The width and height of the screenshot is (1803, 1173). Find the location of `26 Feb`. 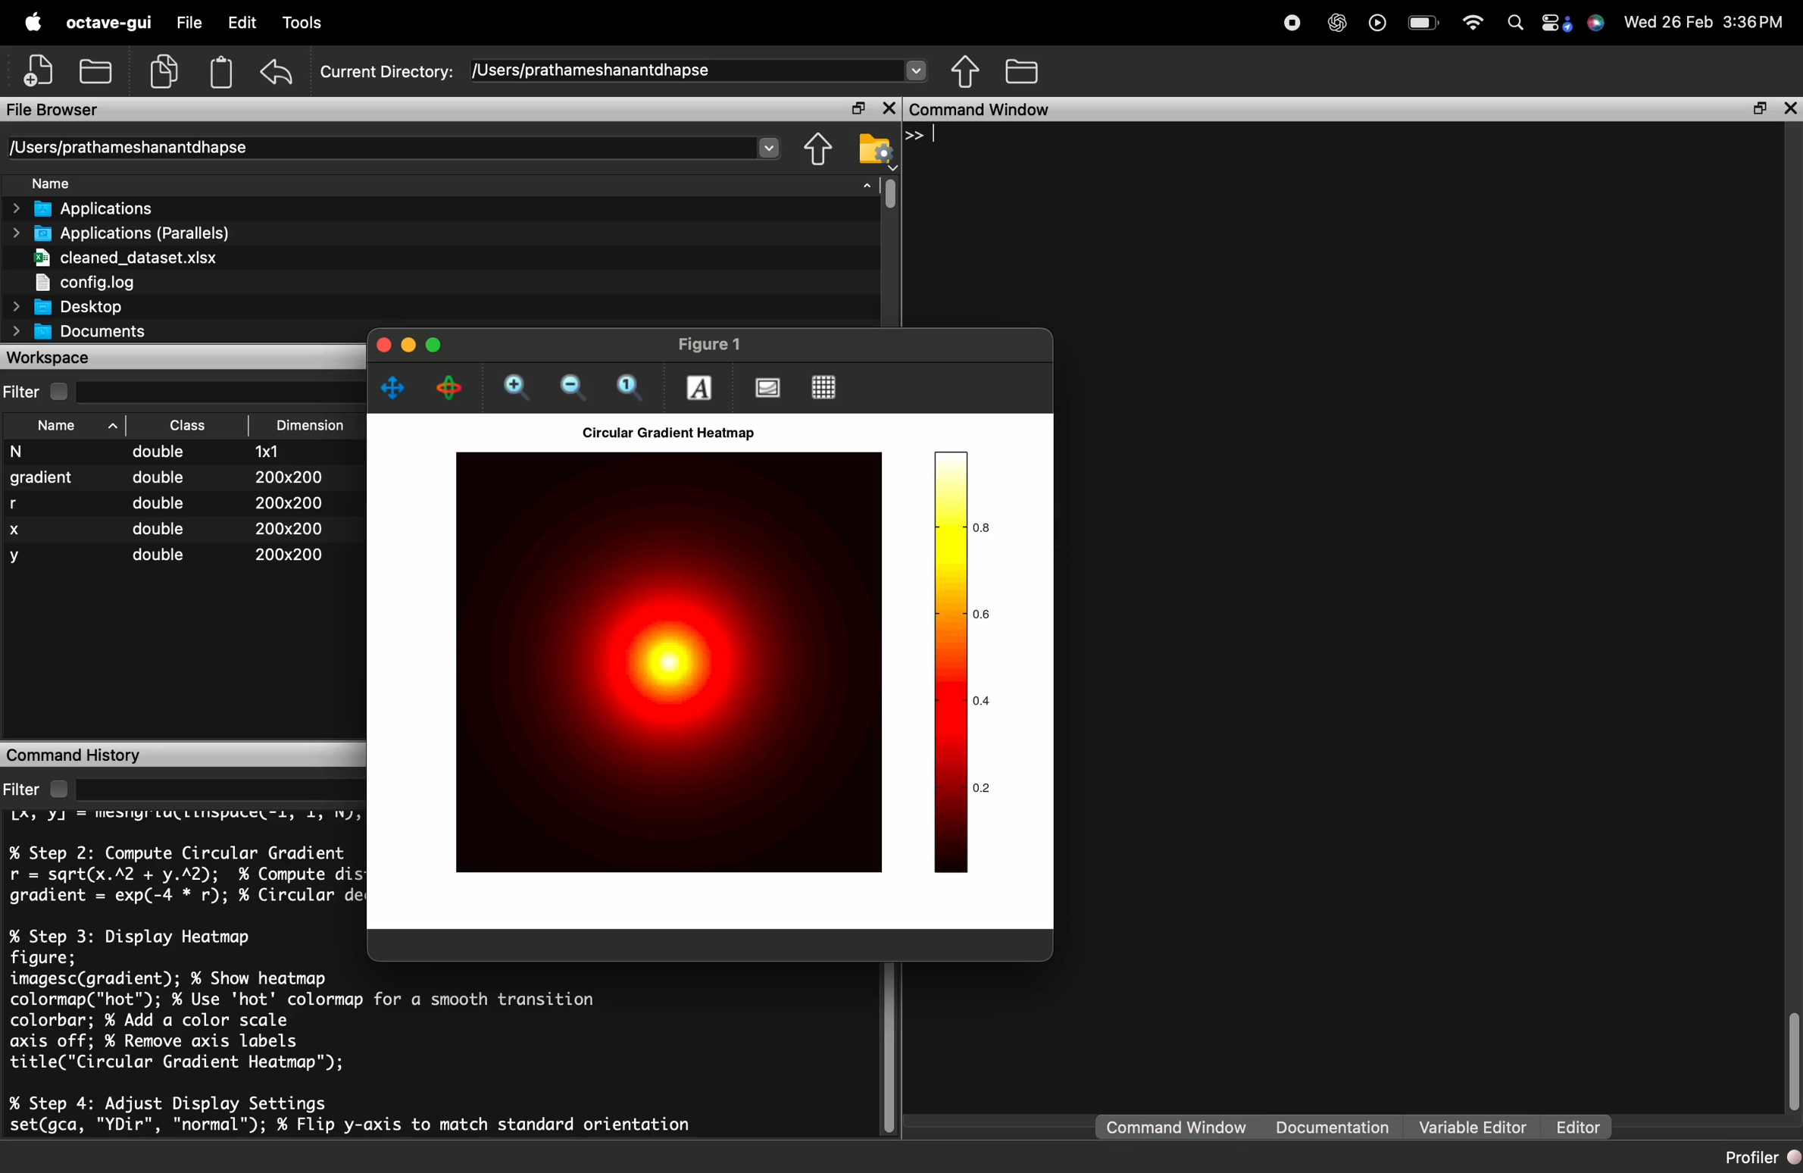

26 Feb is located at coordinates (1686, 22).